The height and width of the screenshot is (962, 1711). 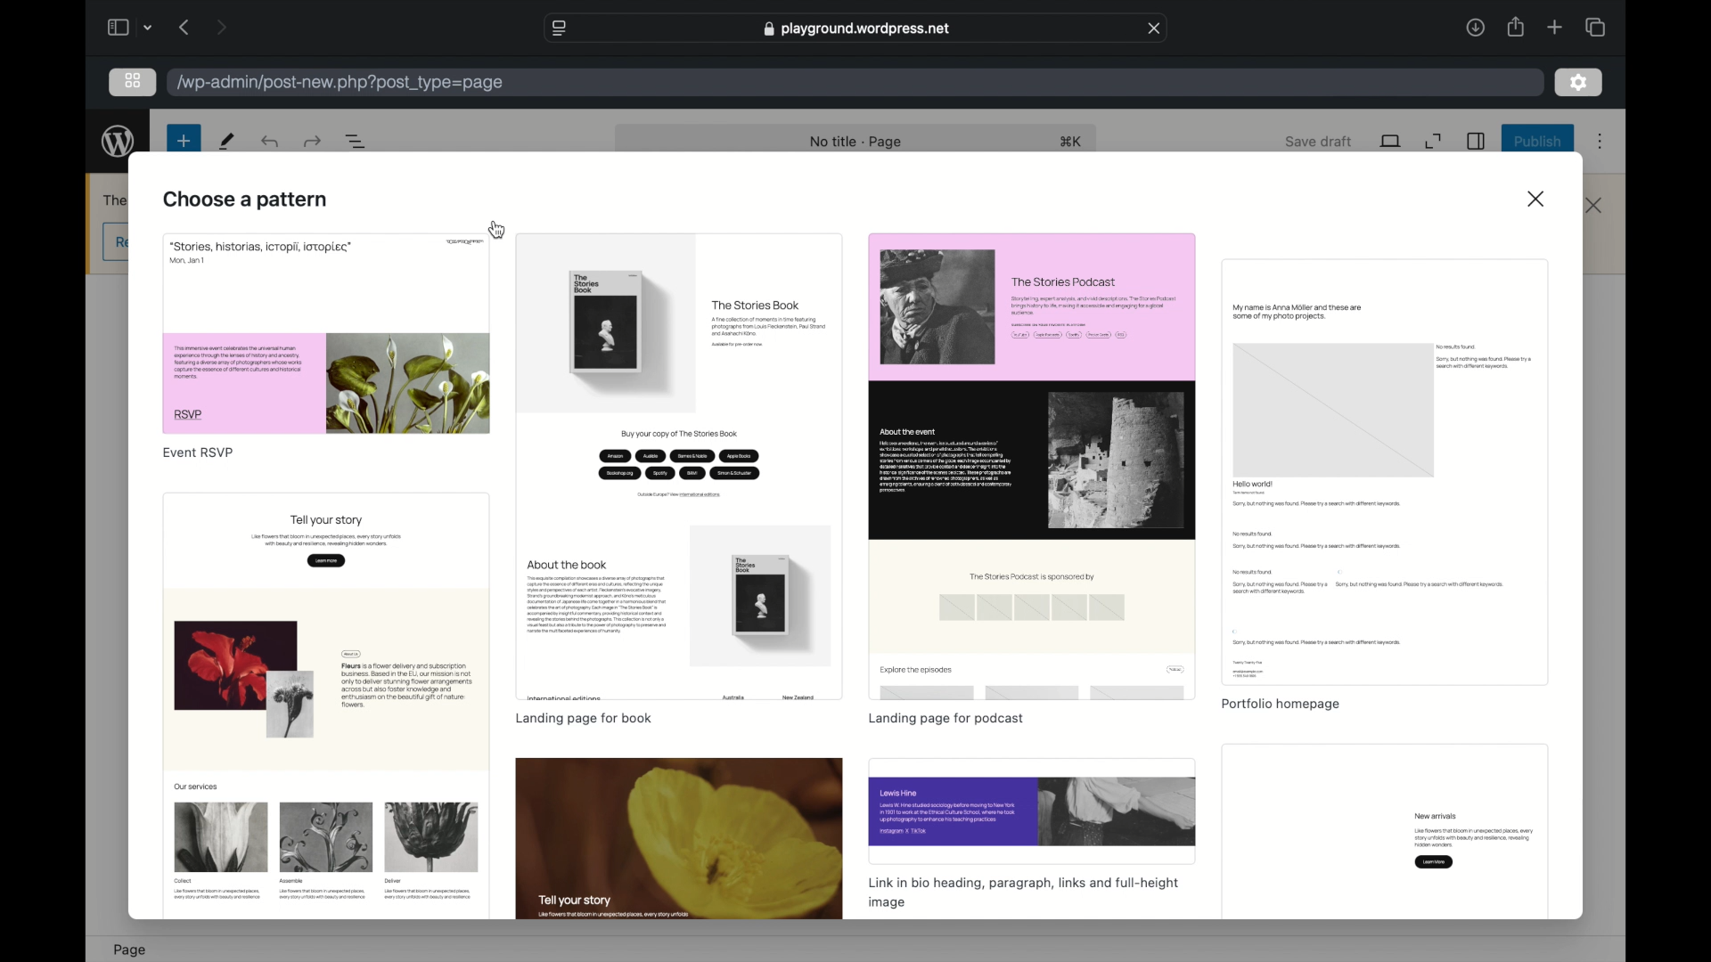 I want to click on wordpress address, so click(x=341, y=83).